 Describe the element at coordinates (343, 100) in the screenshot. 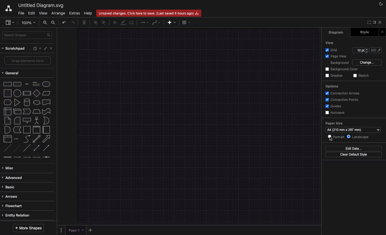

I see `Connection points` at that location.